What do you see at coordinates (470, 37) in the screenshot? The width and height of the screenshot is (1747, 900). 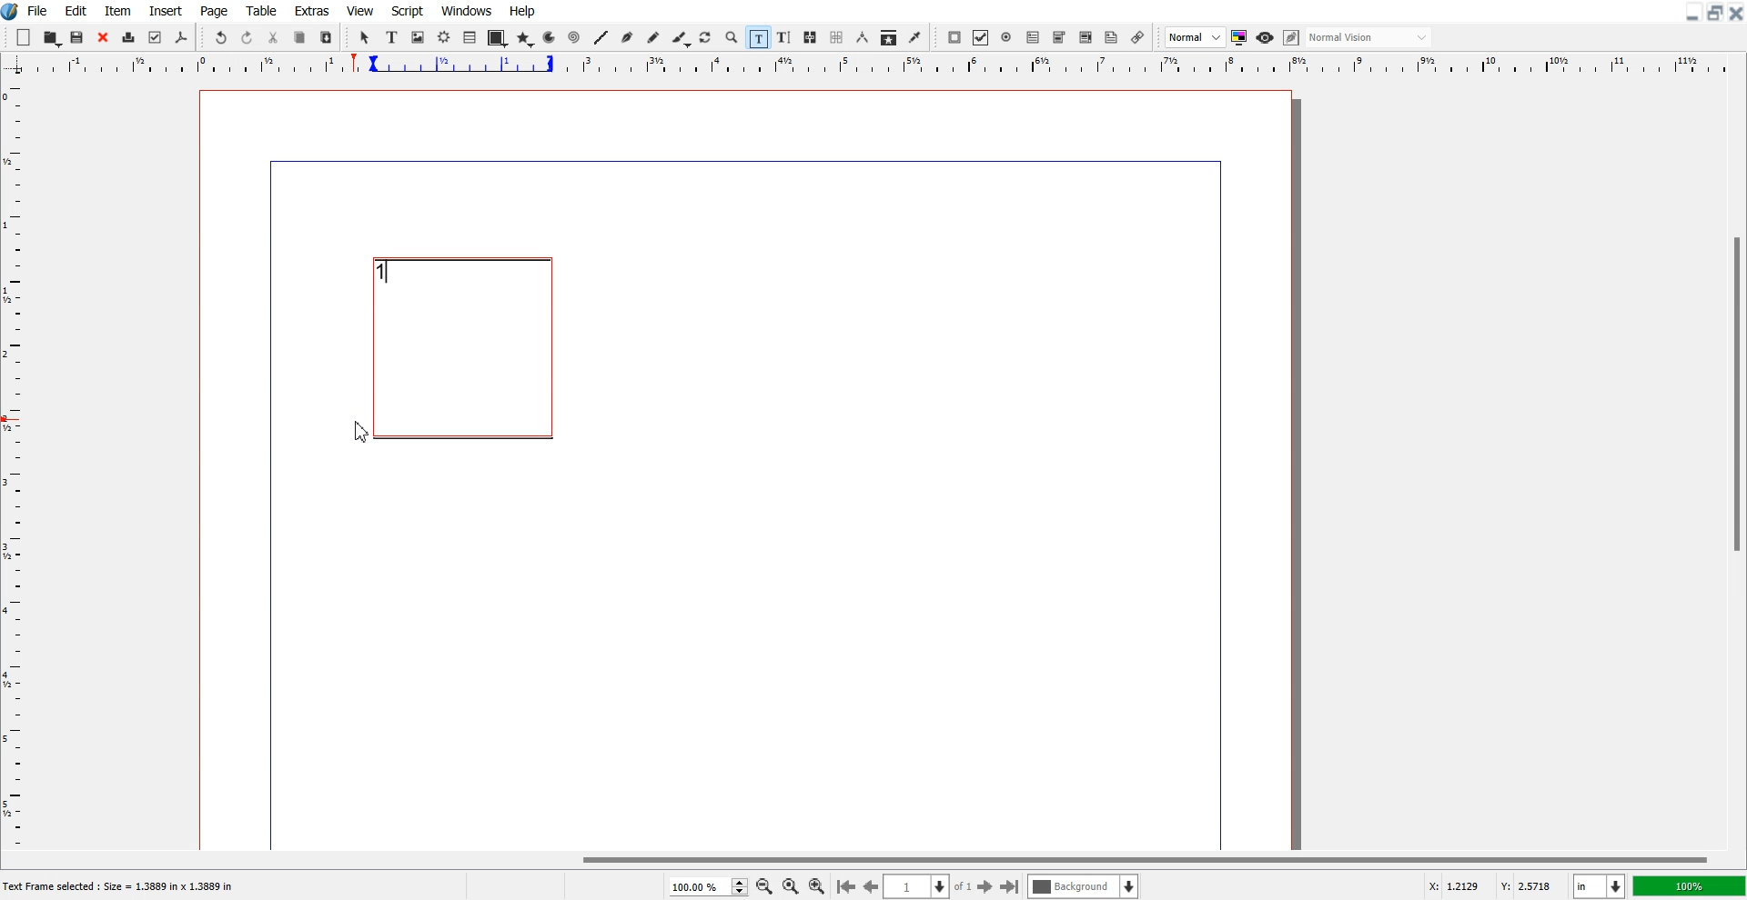 I see `Table` at bounding box center [470, 37].